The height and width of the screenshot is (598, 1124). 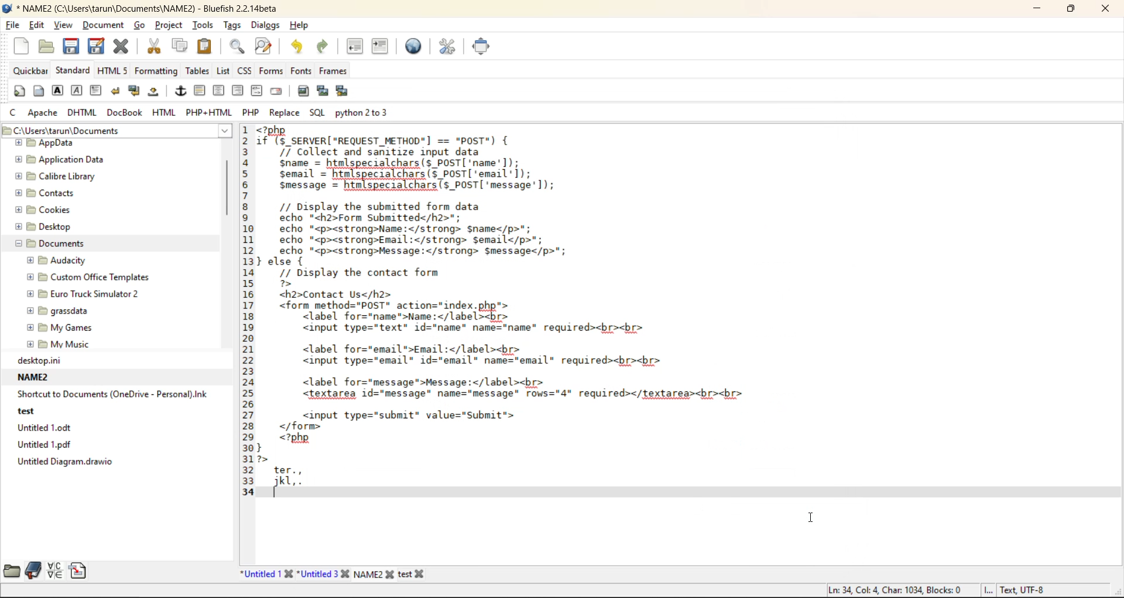 What do you see at coordinates (198, 91) in the screenshot?
I see `horizontal rule` at bounding box center [198, 91].